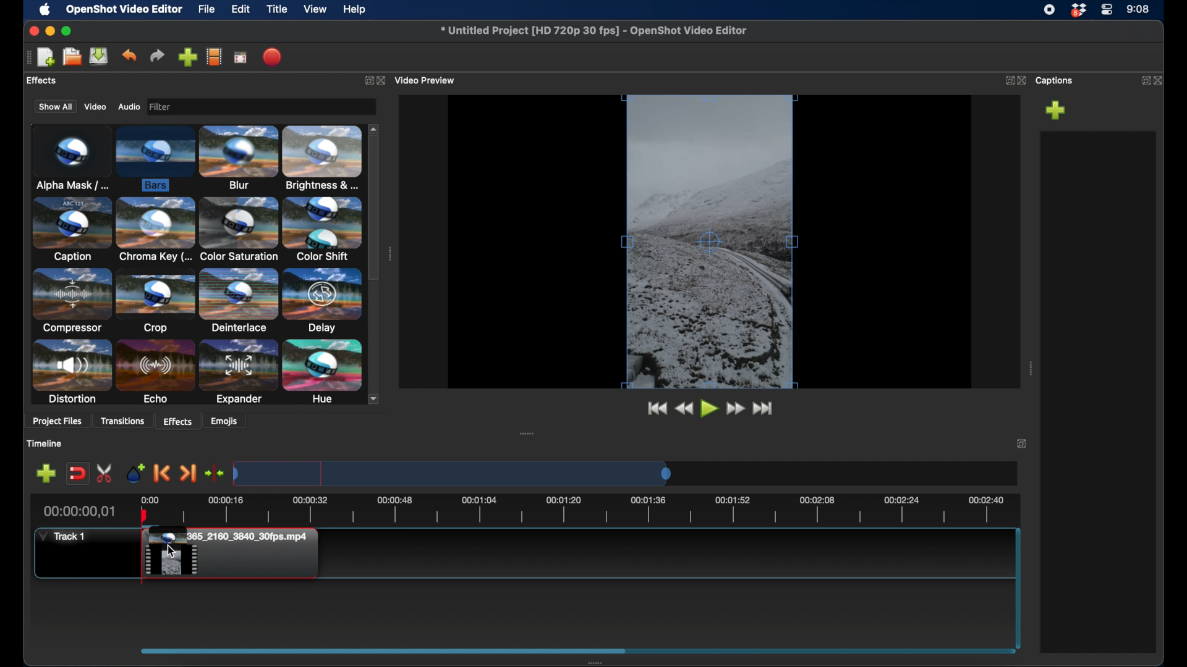 The width and height of the screenshot is (1187, 667). What do you see at coordinates (46, 56) in the screenshot?
I see `new project` at bounding box center [46, 56].